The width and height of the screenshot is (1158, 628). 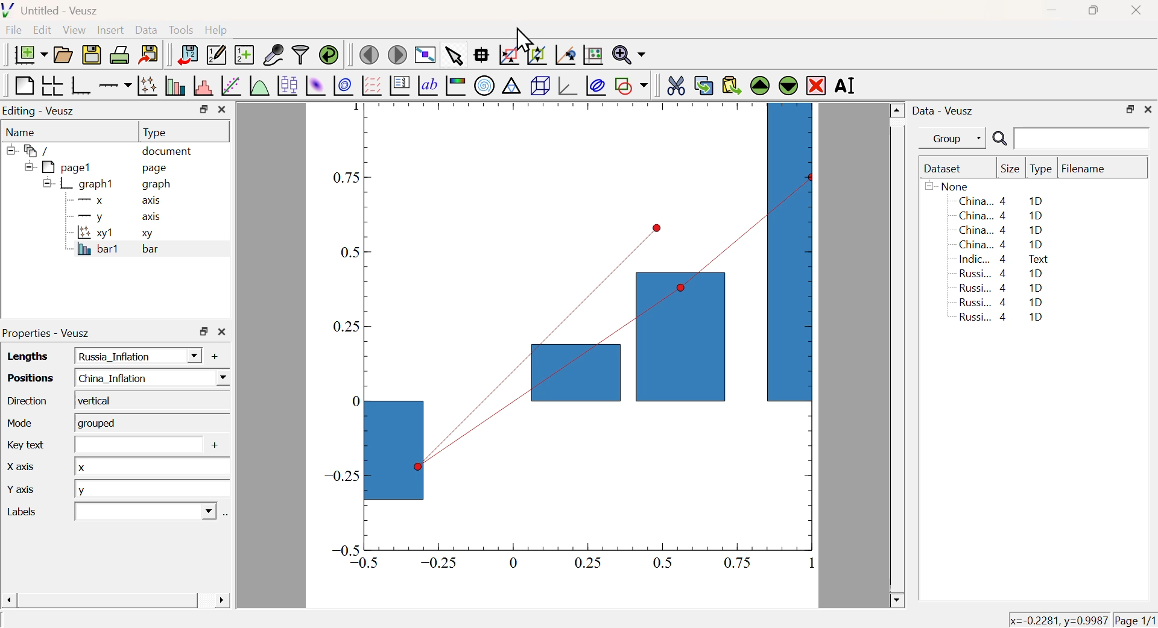 I want to click on Plot 2D set as contours, so click(x=343, y=86).